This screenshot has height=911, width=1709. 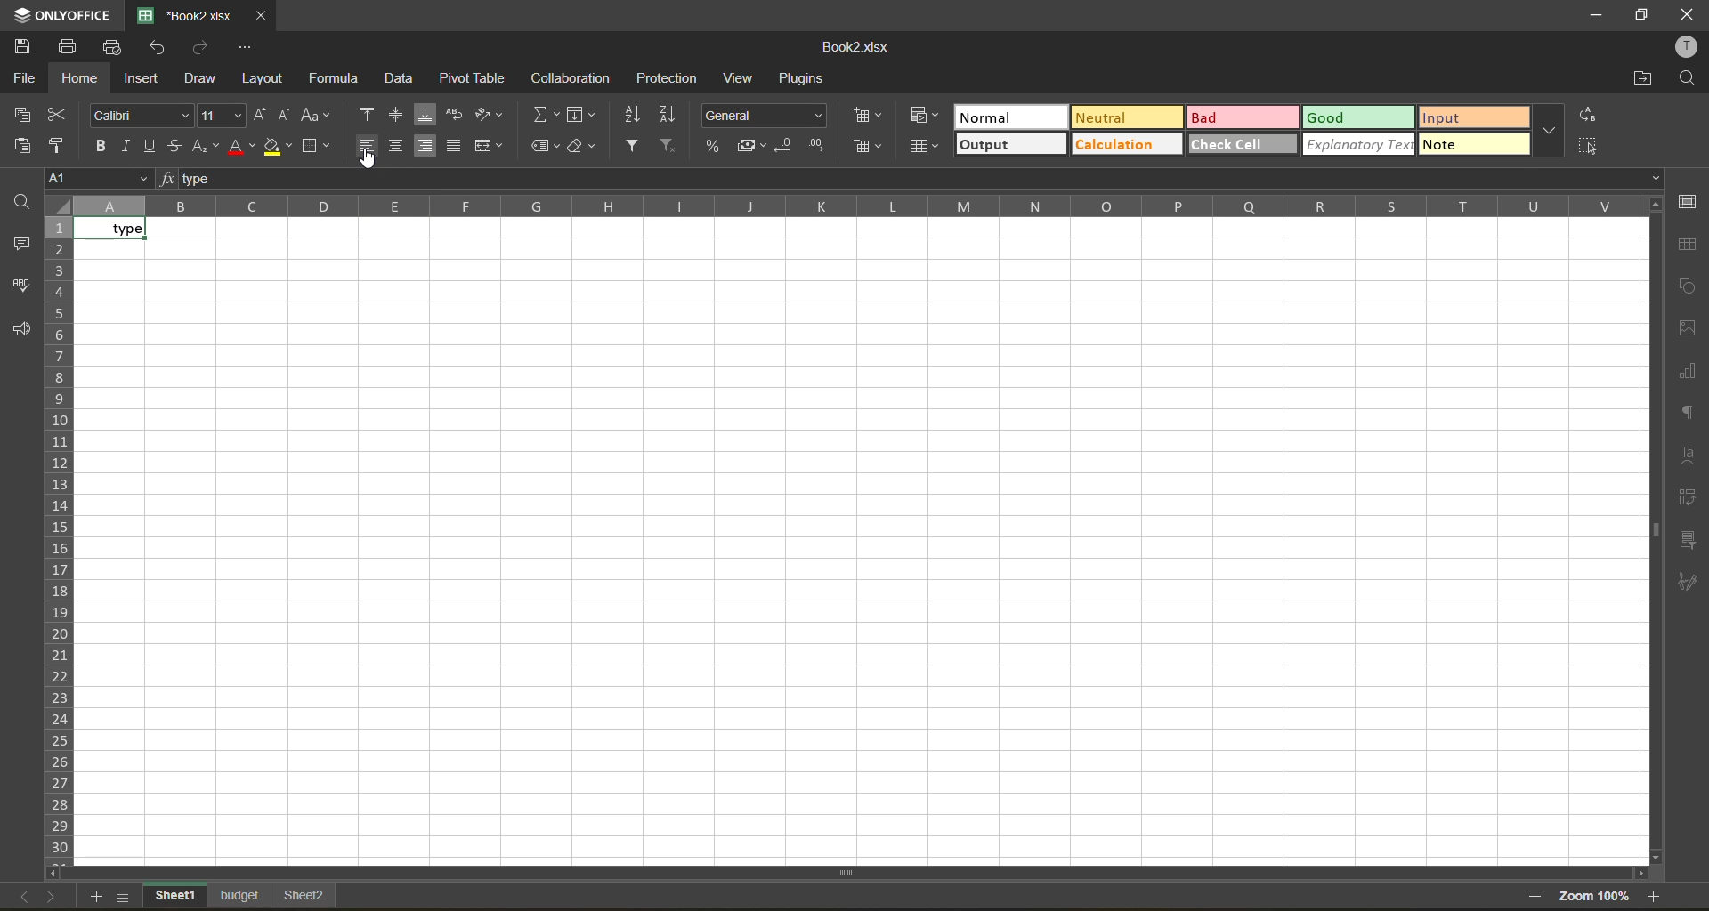 I want to click on minimize, so click(x=1592, y=13).